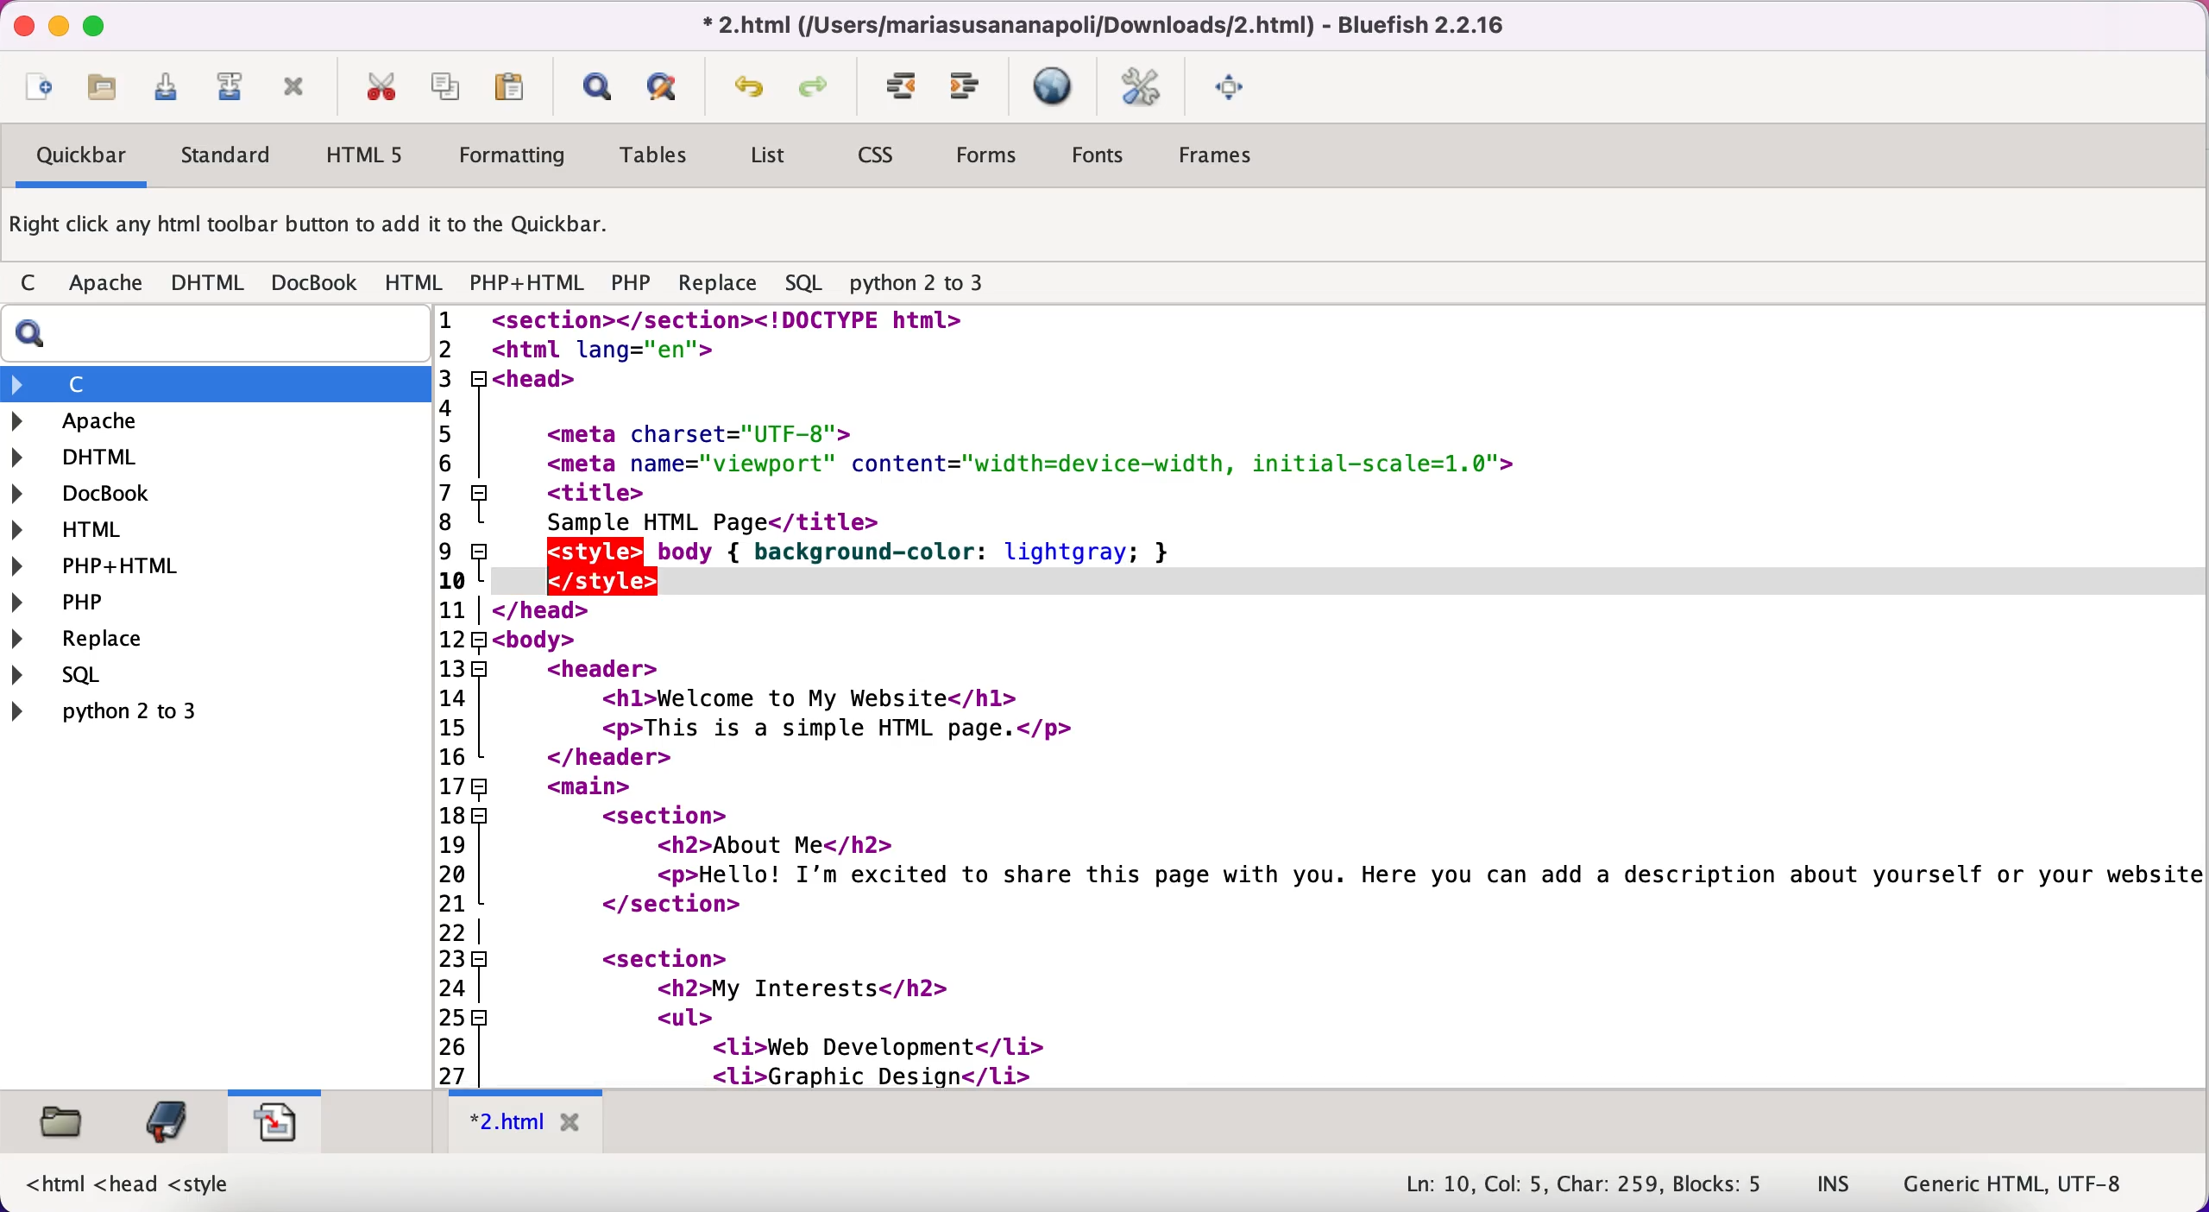 The height and width of the screenshot is (1212, 2209). What do you see at coordinates (65, 1123) in the screenshot?
I see `filebrowser` at bounding box center [65, 1123].